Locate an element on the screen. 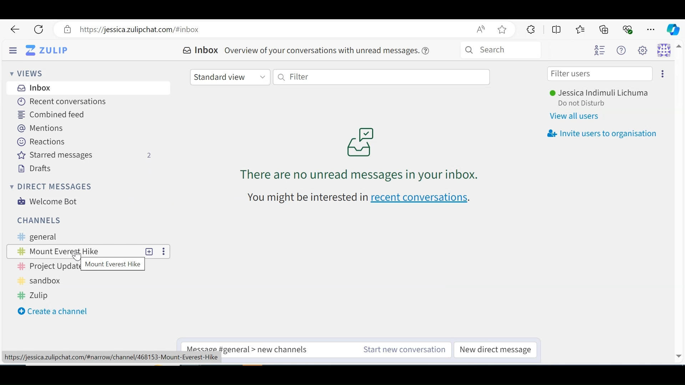  Favorites is located at coordinates (581, 29).